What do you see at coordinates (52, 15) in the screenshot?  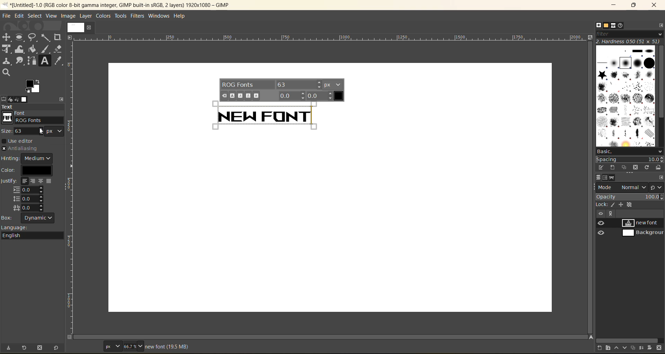 I see `view` at bounding box center [52, 15].